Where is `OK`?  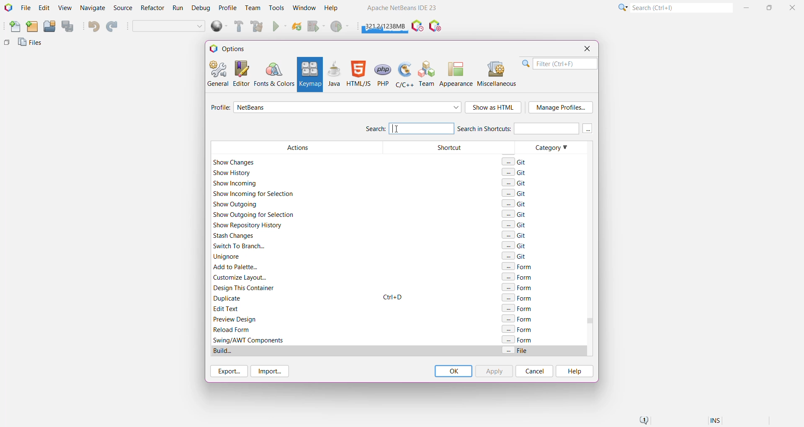
OK is located at coordinates (453, 371).